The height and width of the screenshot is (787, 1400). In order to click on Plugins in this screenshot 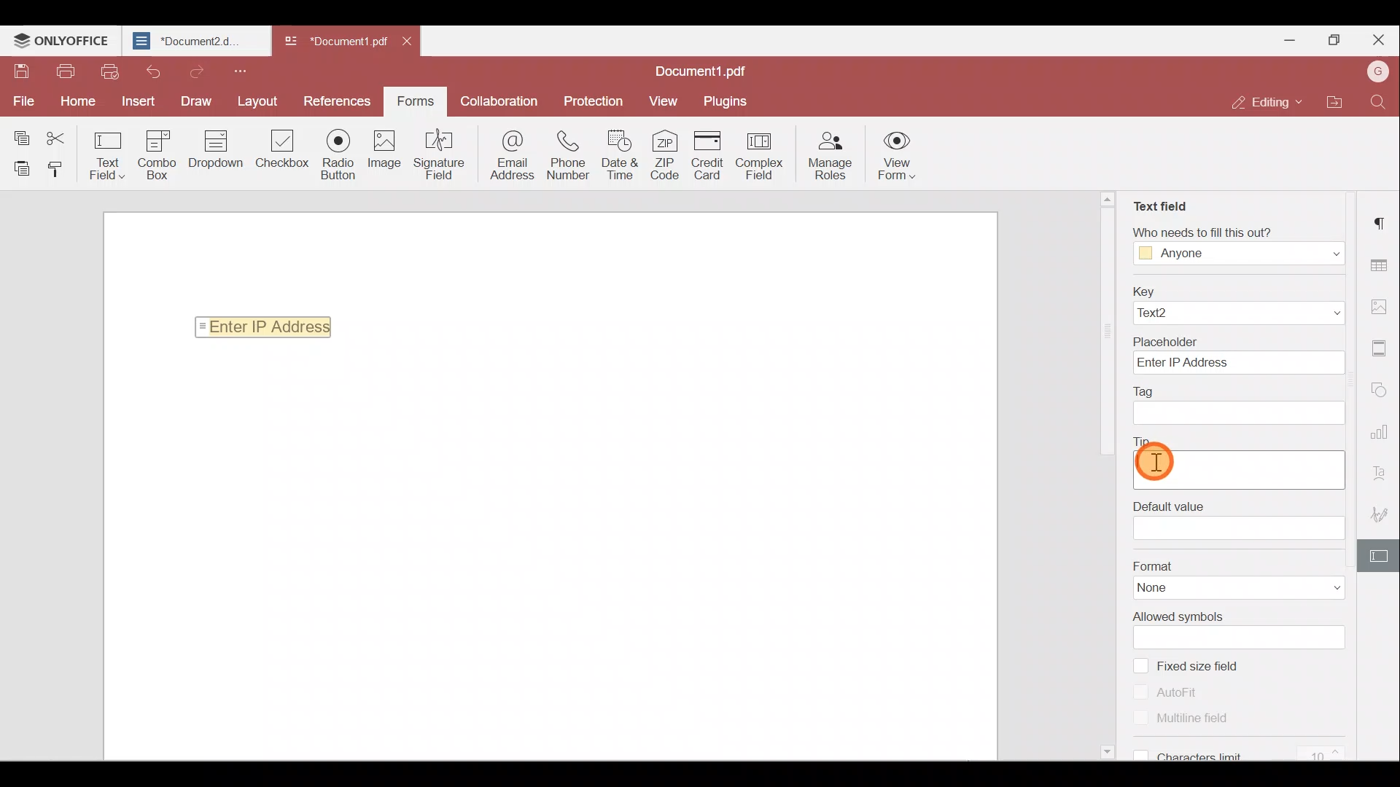, I will do `click(728, 101)`.